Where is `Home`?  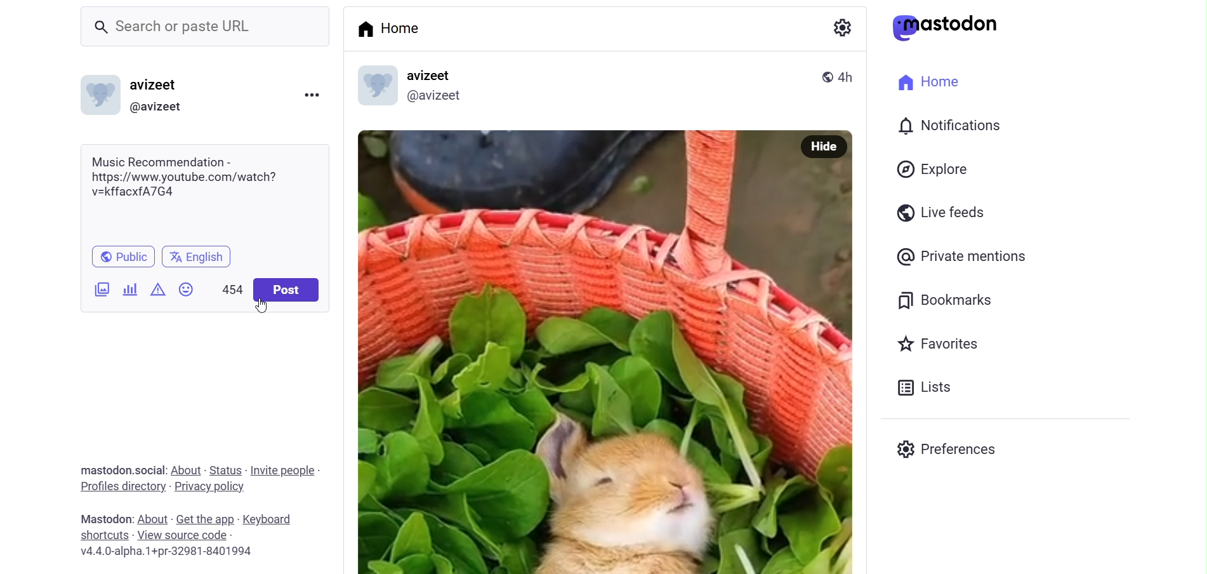
Home is located at coordinates (390, 29).